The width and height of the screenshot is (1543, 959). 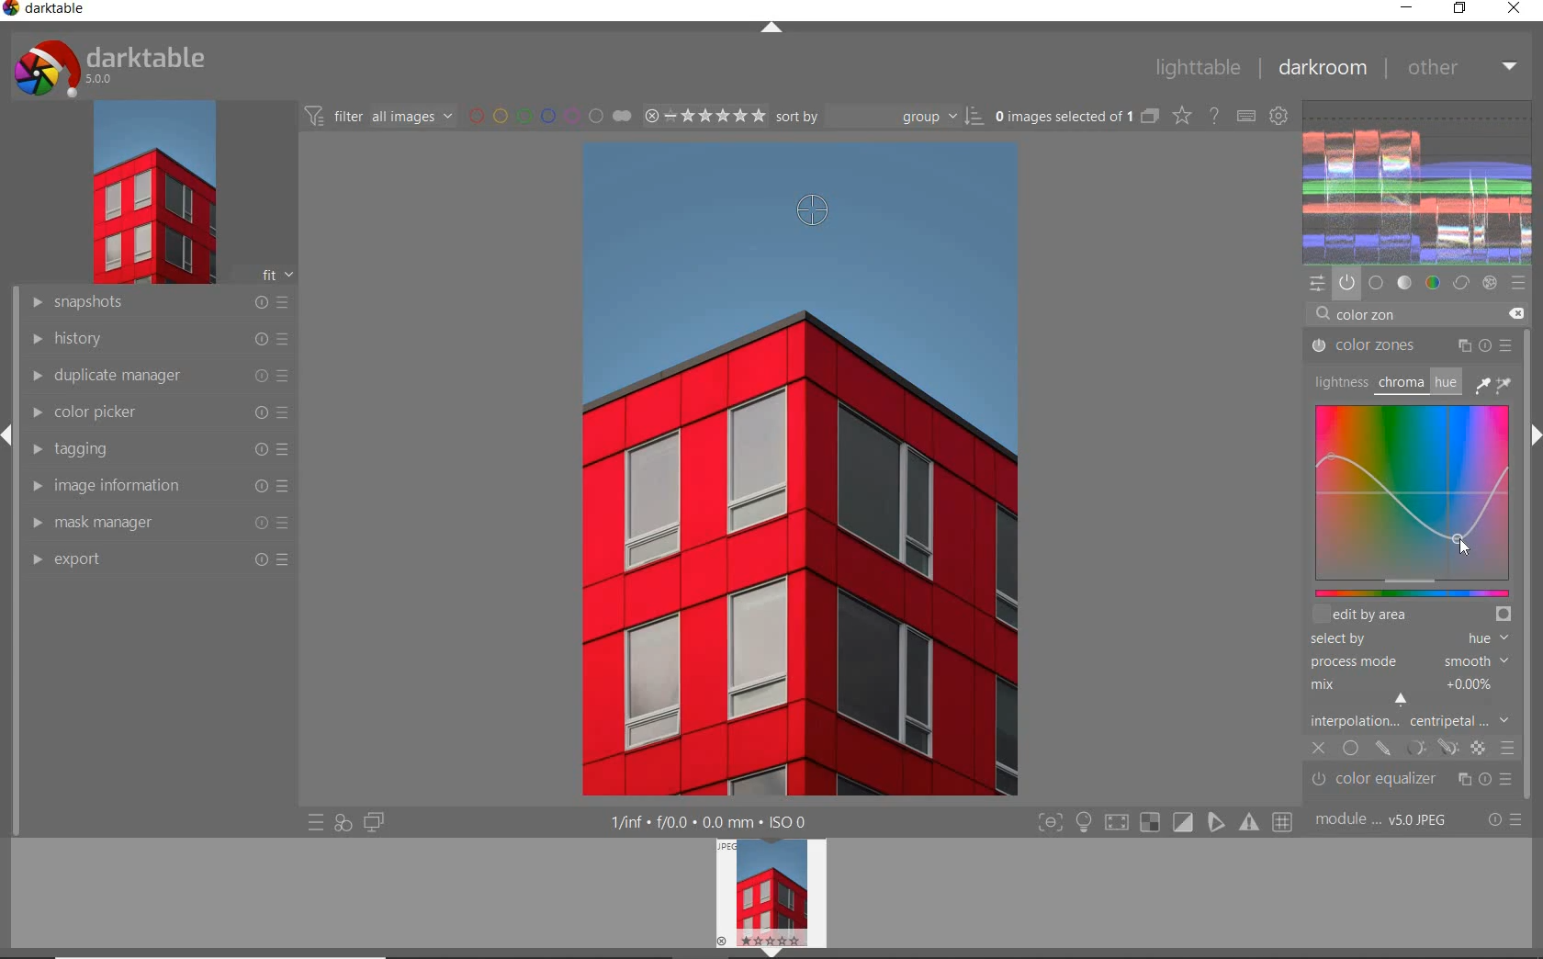 What do you see at coordinates (549, 116) in the screenshot?
I see `filter by image color label` at bounding box center [549, 116].